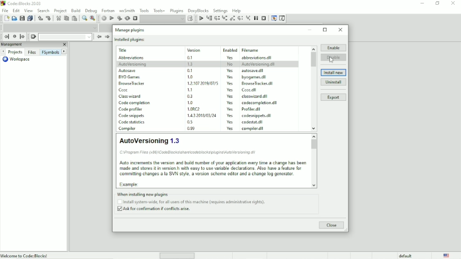 This screenshot has width=461, height=259. What do you see at coordinates (447, 256) in the screenshot?
I see `Language` at bounding box center [447, 256].